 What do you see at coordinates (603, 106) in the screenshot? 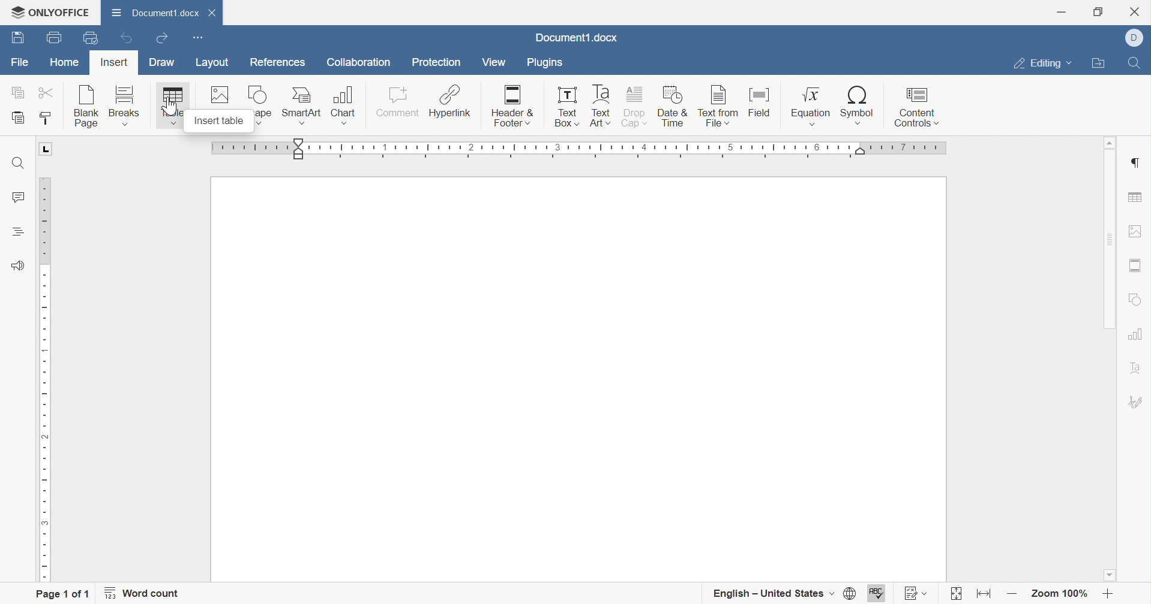
I see `Text art` at bounding box center [603, 106].